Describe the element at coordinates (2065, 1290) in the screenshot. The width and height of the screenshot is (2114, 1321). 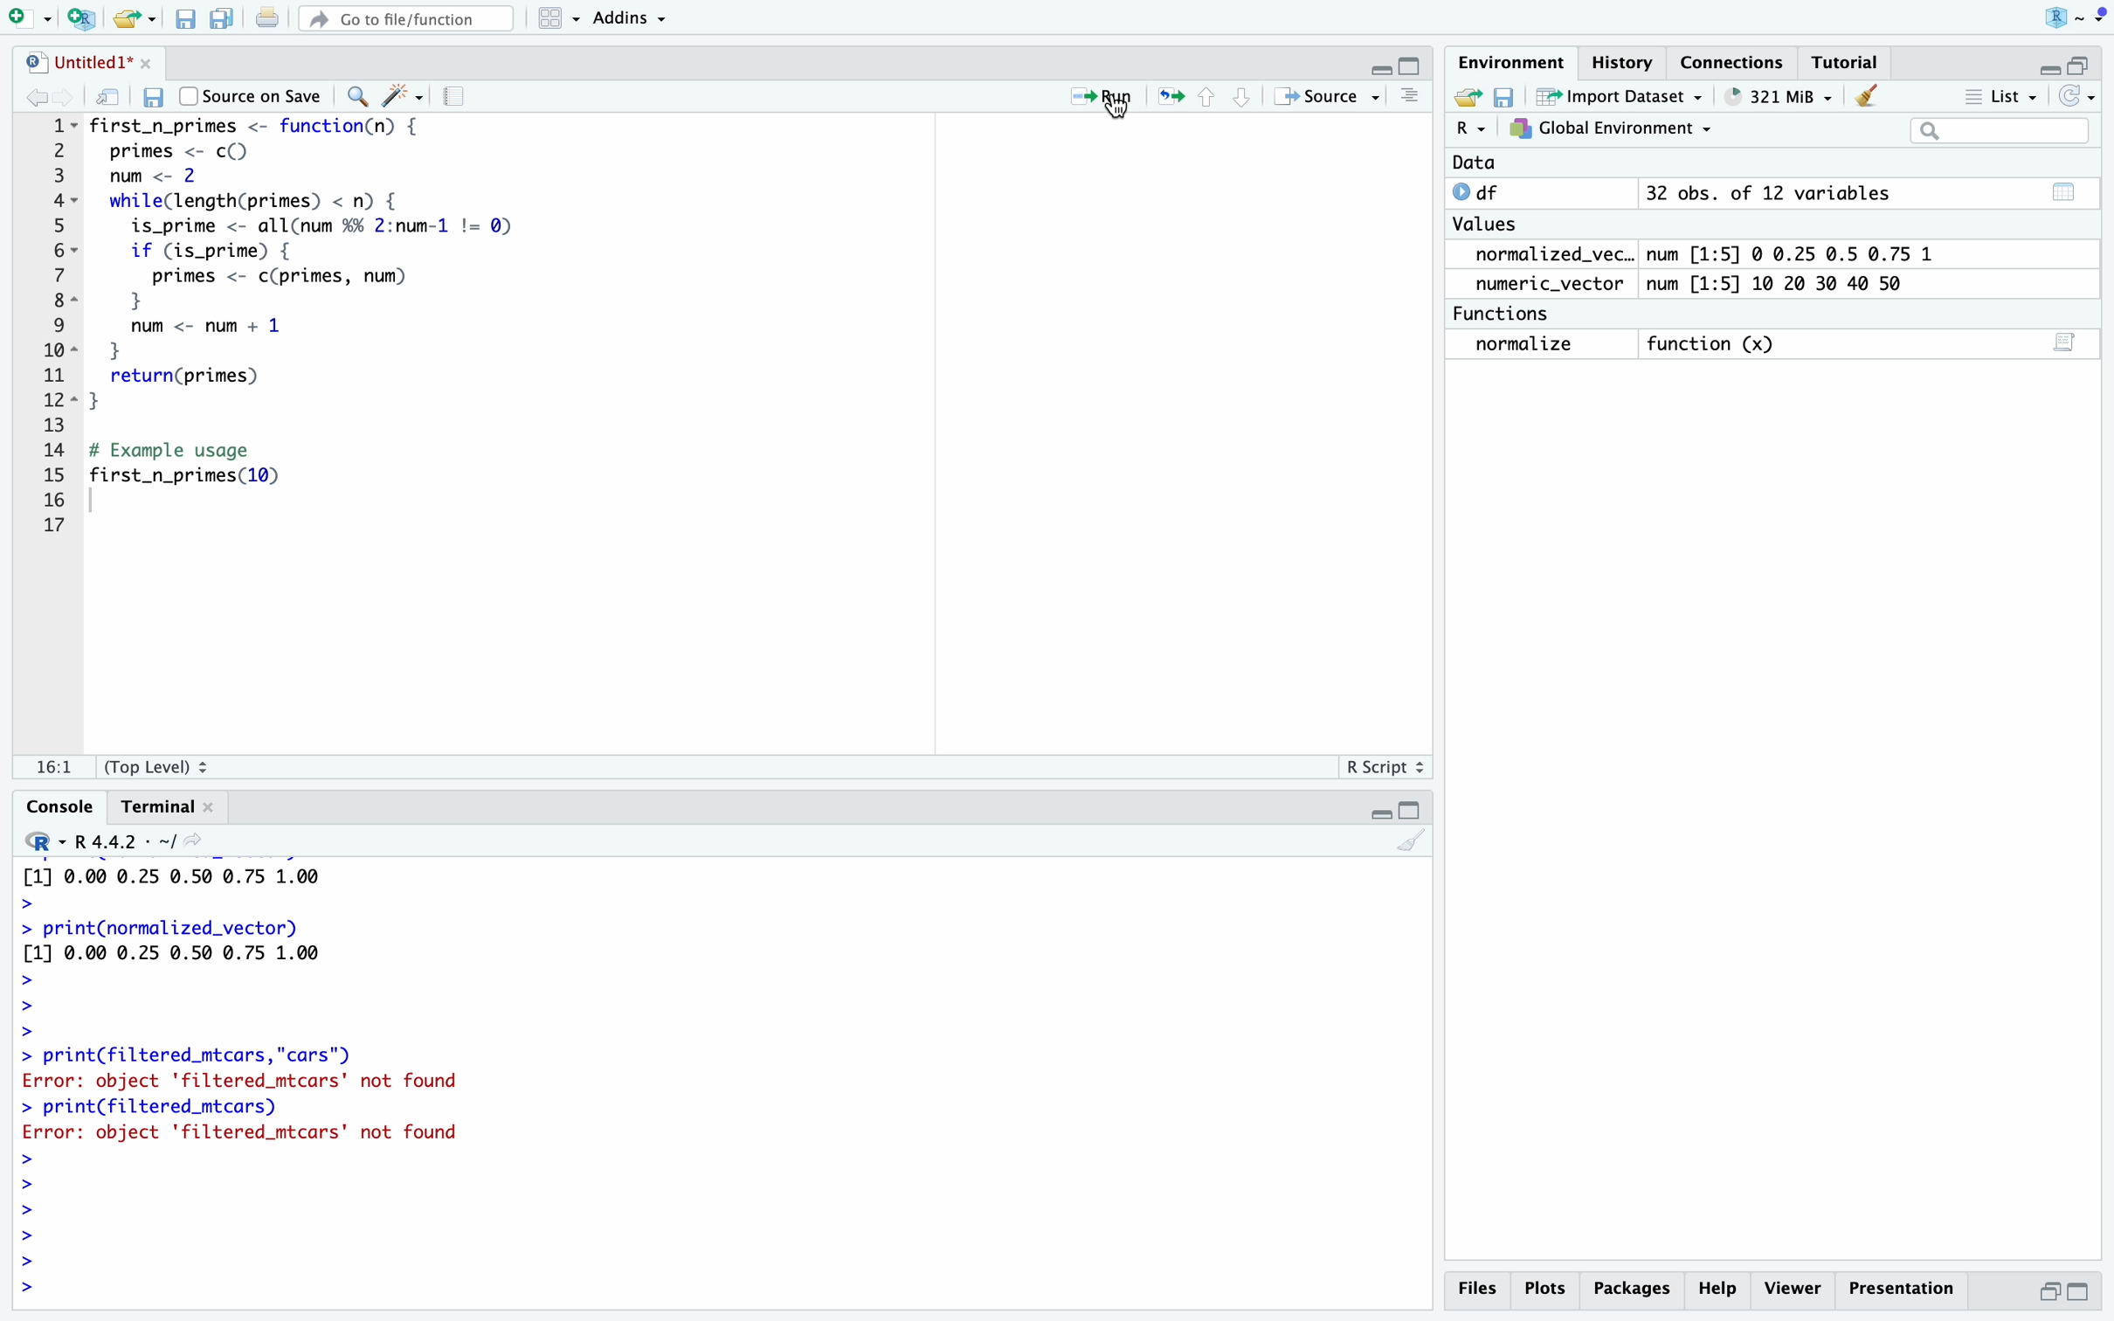
I see `maximize/minimize button` at that location.